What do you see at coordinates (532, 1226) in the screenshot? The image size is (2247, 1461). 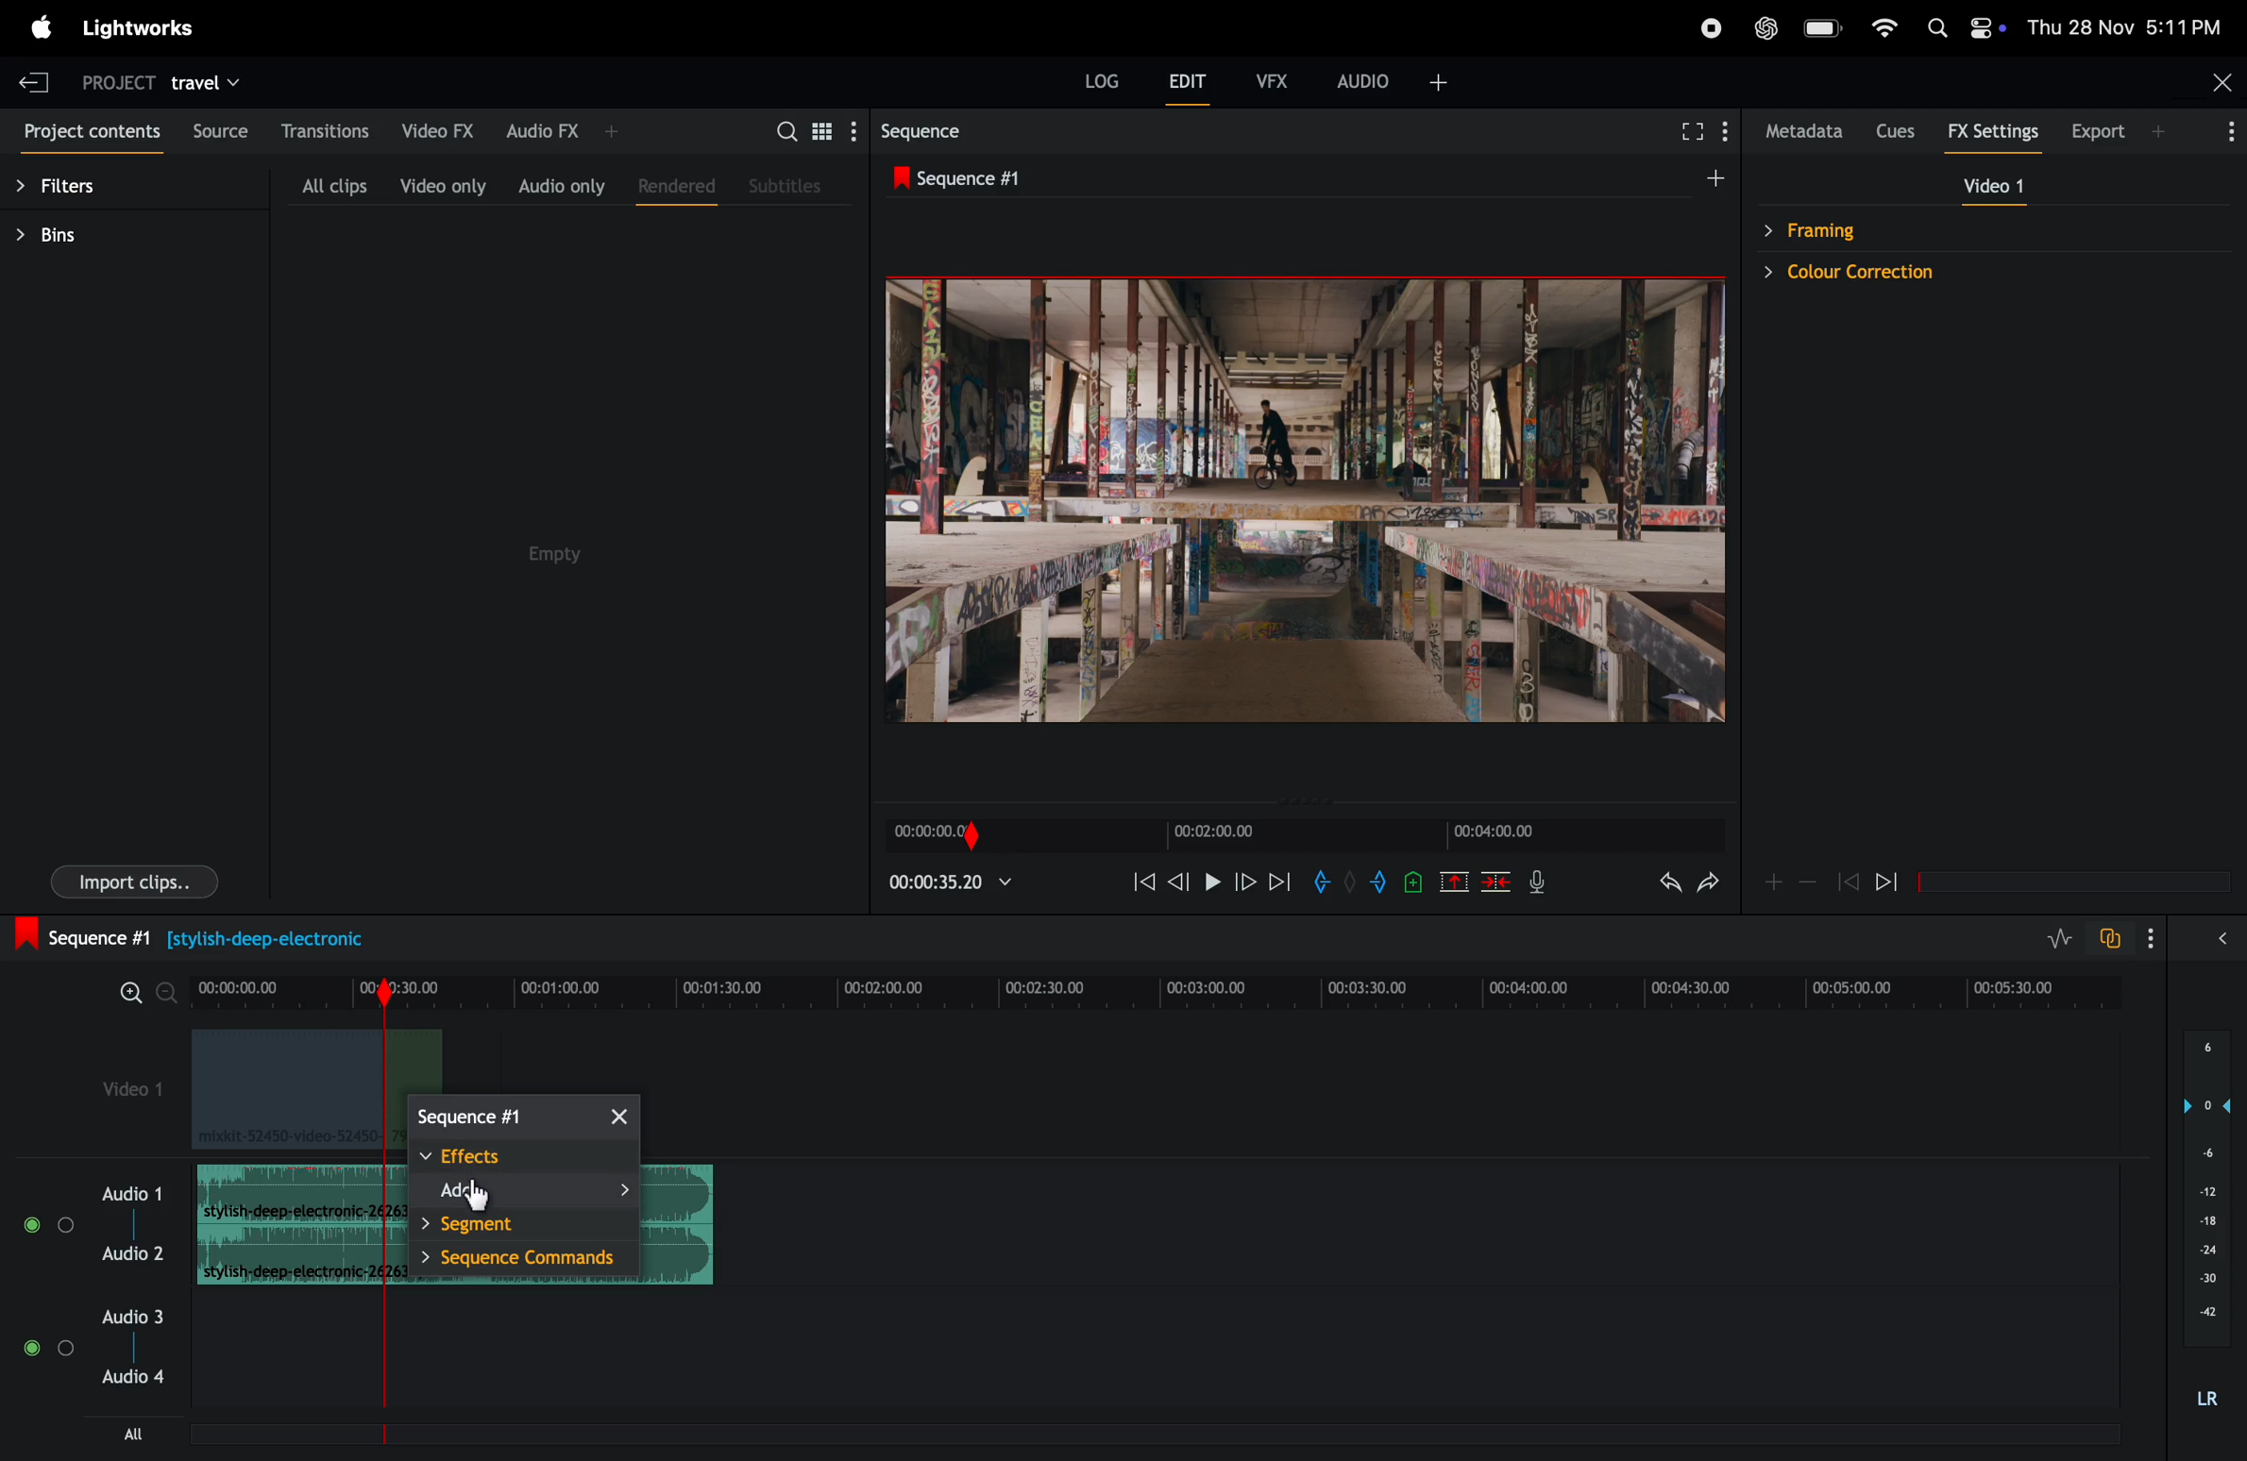 I see `segement` at bounding box center [532, 1226].